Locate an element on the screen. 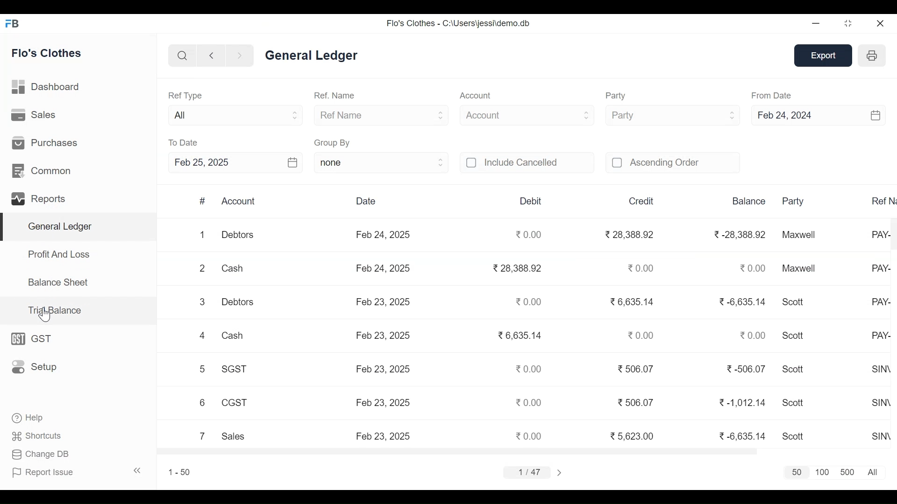 The image size is (897, 504). Feb 23, 2025 is located at coordinates (384, 402).